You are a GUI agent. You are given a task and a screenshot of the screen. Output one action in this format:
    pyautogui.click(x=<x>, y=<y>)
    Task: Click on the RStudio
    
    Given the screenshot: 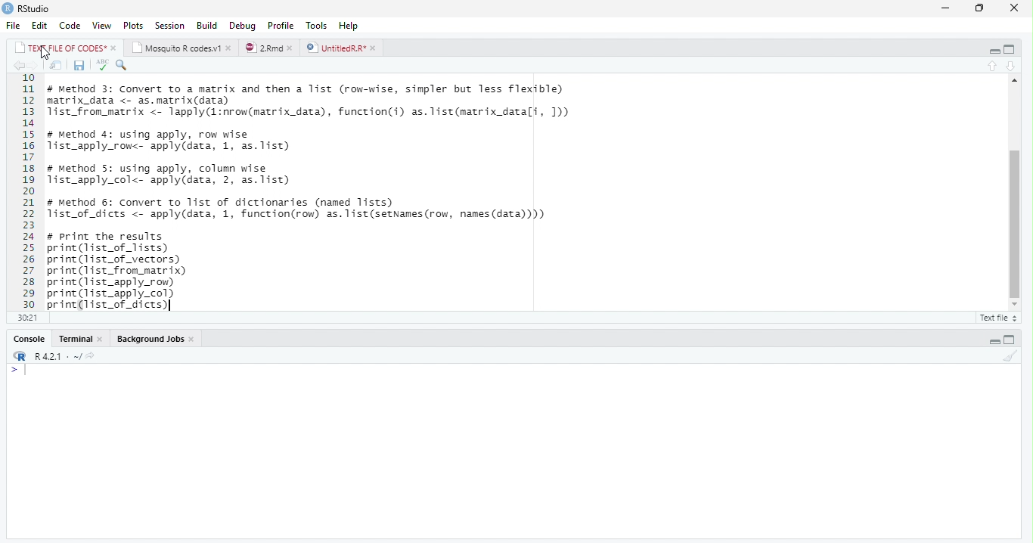 What is the action you would take?
    pyautogui.click(x=27, y=8)
    